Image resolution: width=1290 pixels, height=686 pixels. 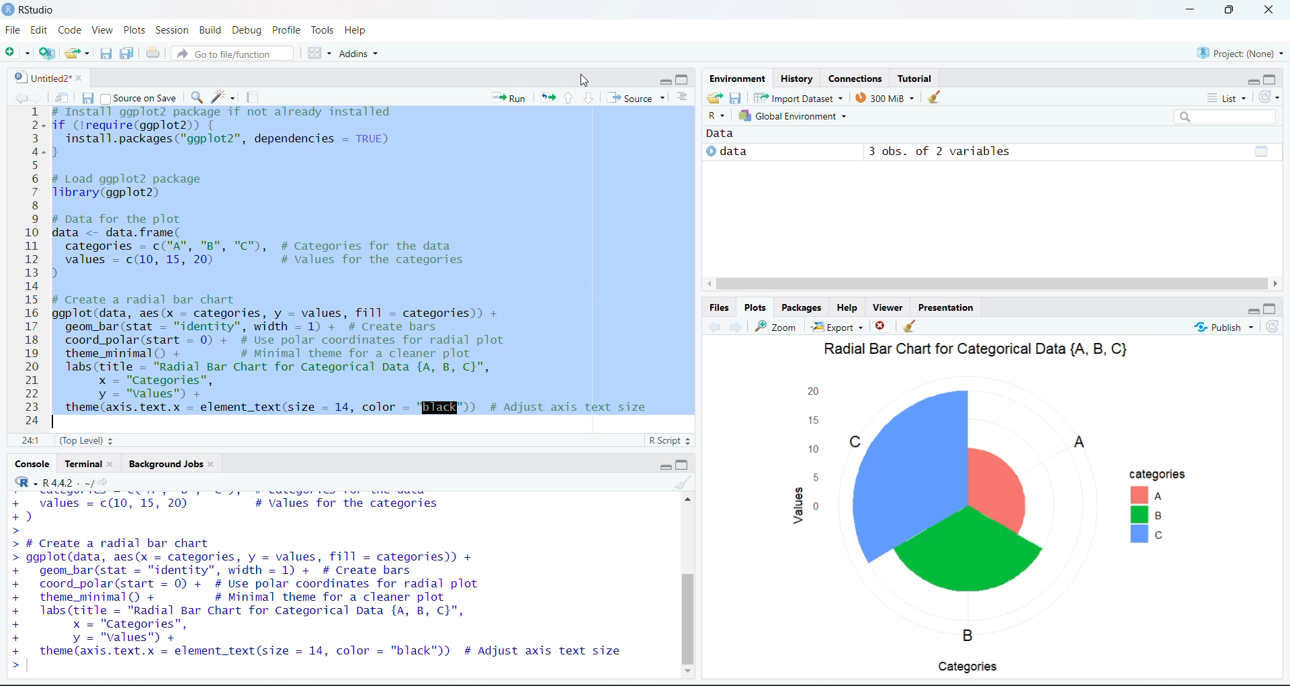 What do you see at coordinates (46, 54) in the screenshot?
I see `create new project` at bounding box center [46, 54].